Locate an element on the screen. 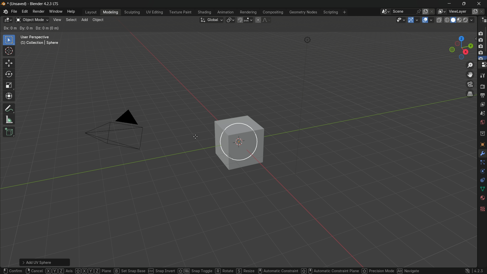  camera is located at coordinates (482, 45).